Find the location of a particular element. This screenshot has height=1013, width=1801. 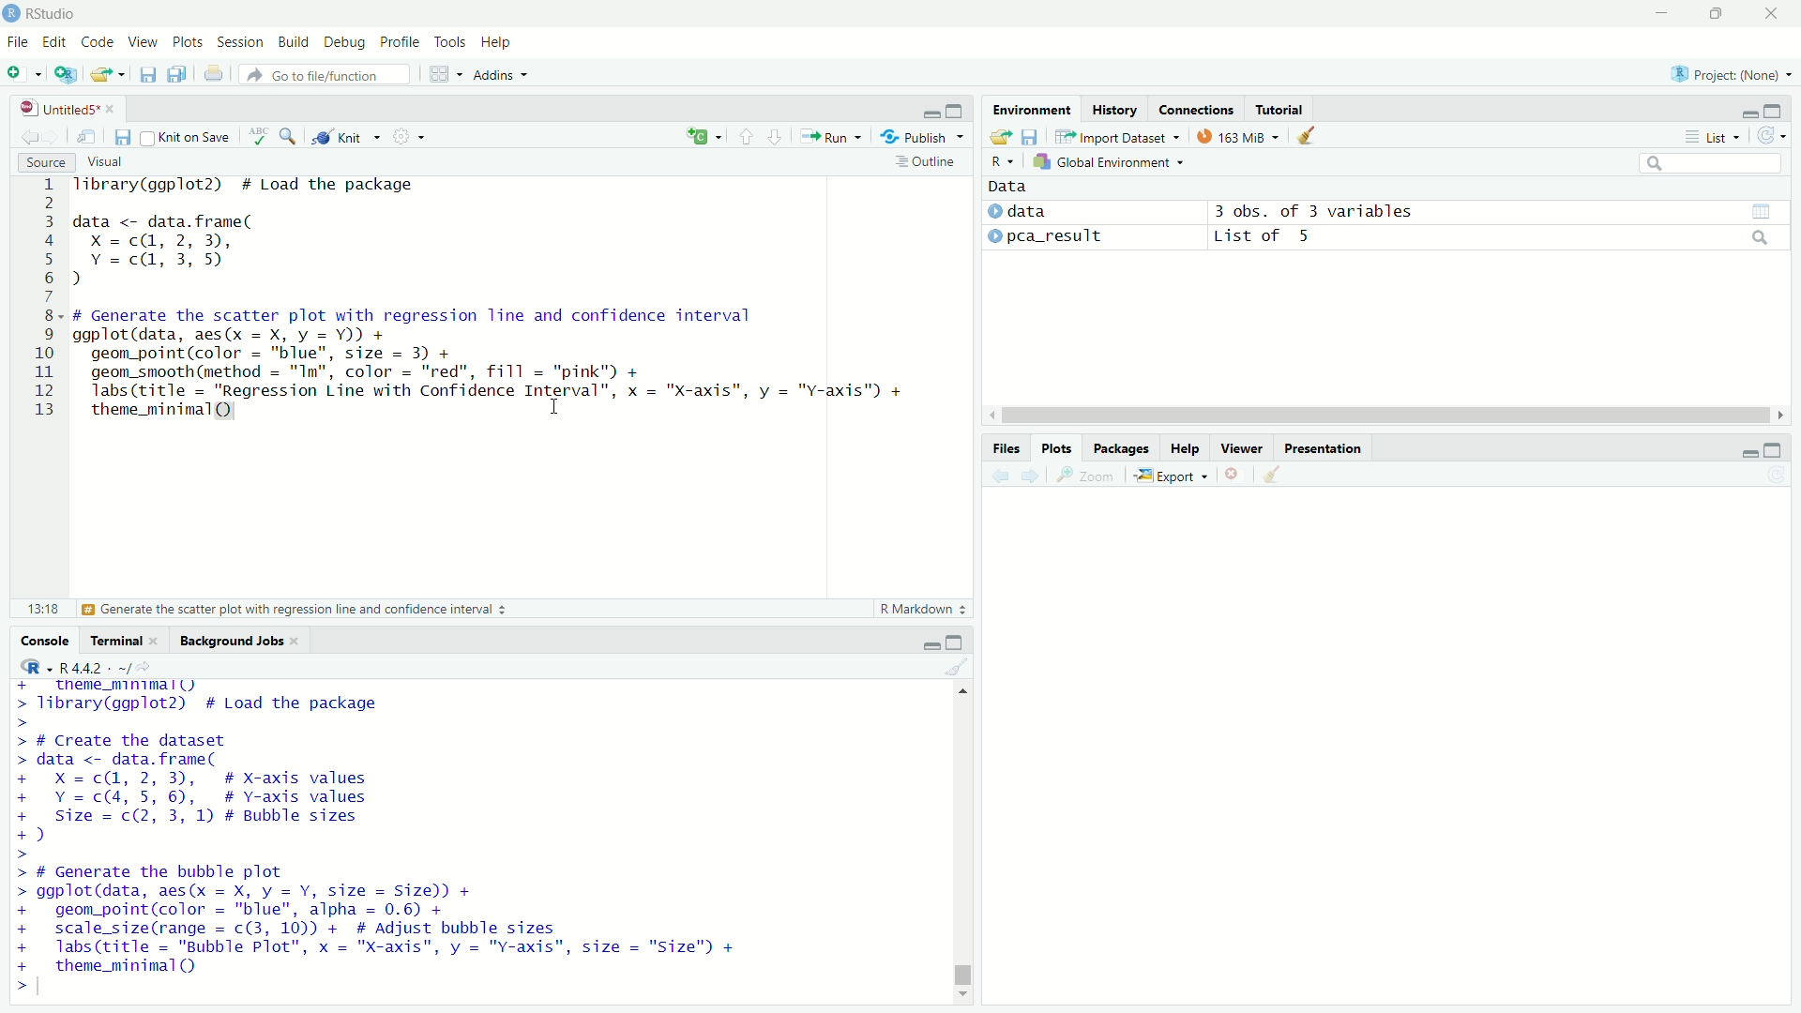

Show in new window is located at coordinates (86, 136).